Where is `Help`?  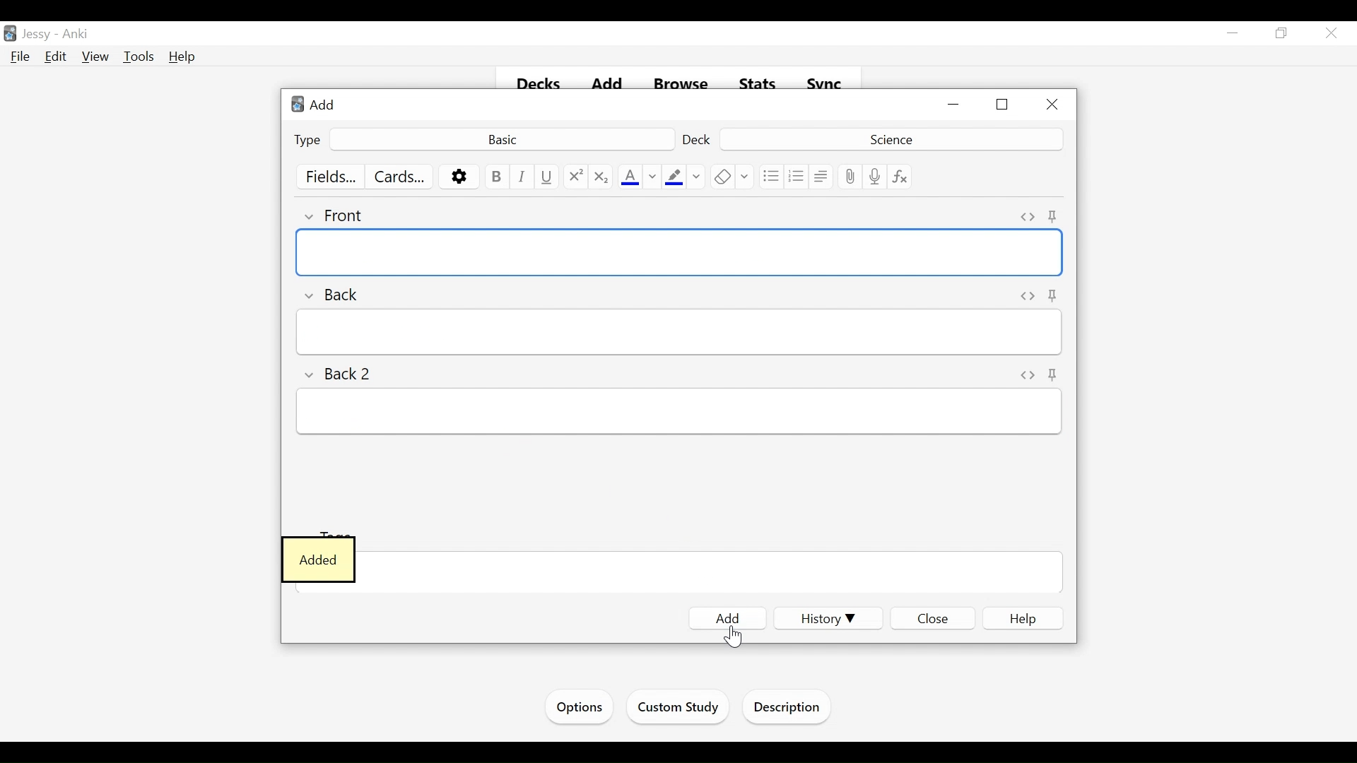 Help is located at coordinates (183, 57).